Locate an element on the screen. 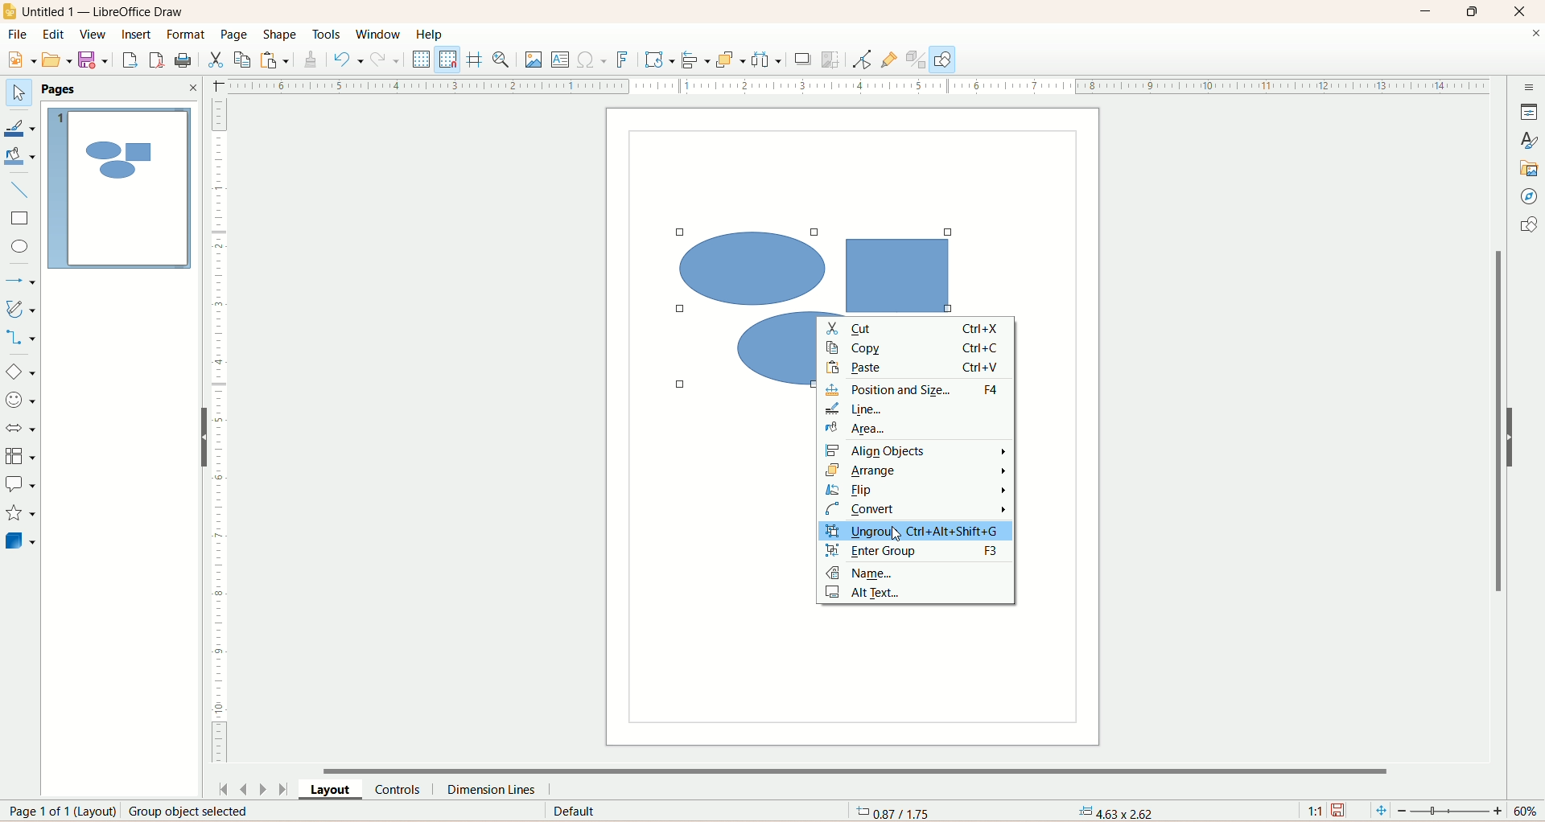 The height and width of the screenshot is (822, 1545). lines and arrows is located at coordinates (23, 282).